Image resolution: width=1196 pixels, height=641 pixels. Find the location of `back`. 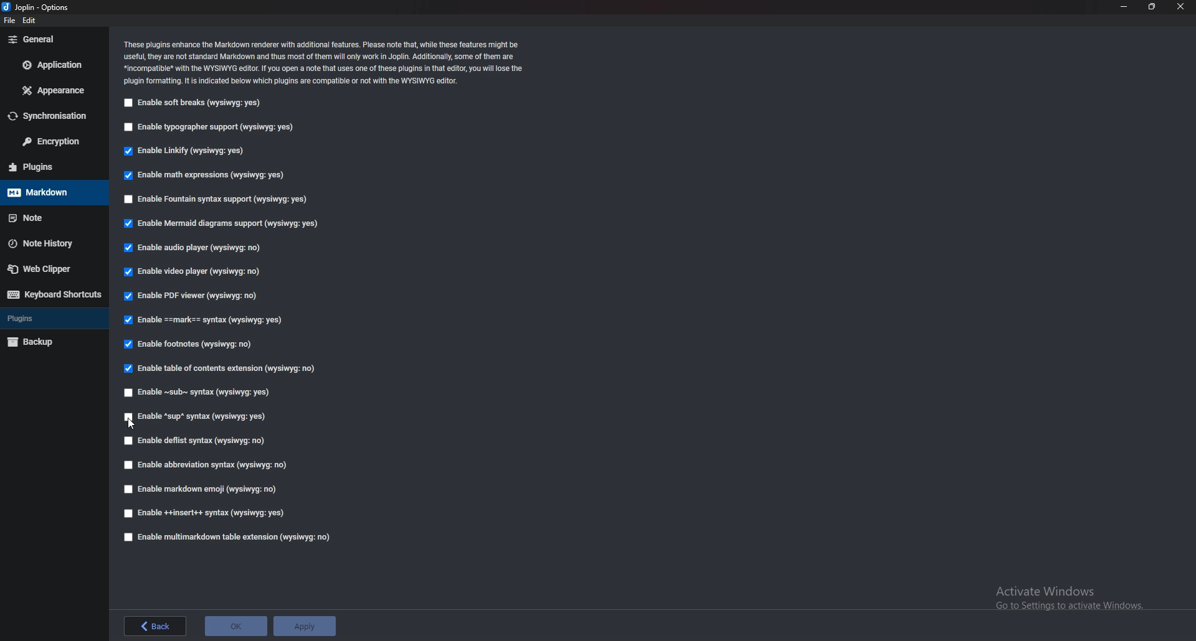

back is located at coordinates (155, 627).